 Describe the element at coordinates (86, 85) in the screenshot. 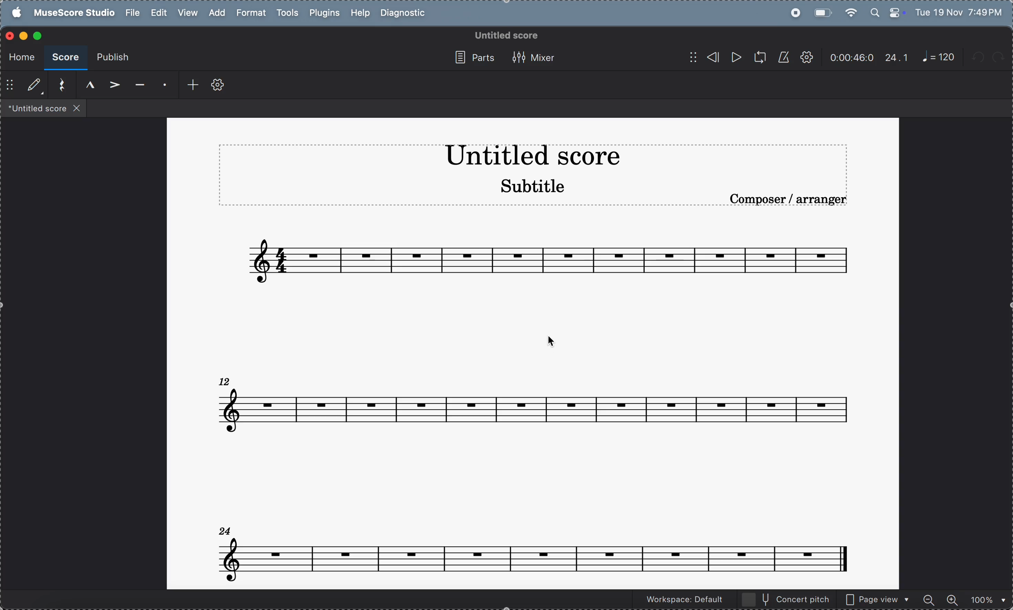

I see `marcato` at that location.